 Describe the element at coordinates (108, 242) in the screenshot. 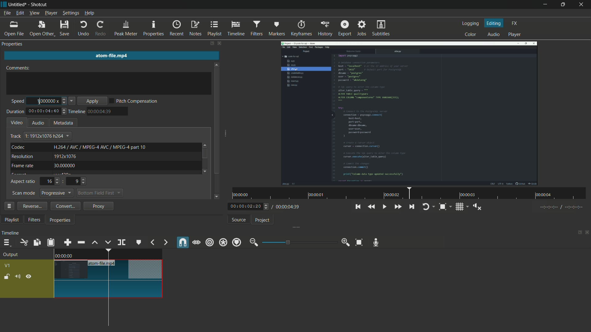

I see `overwrite` at that location.